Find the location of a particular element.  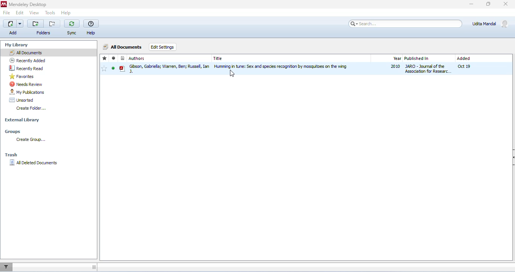

view is located at coordinates (34, 13).